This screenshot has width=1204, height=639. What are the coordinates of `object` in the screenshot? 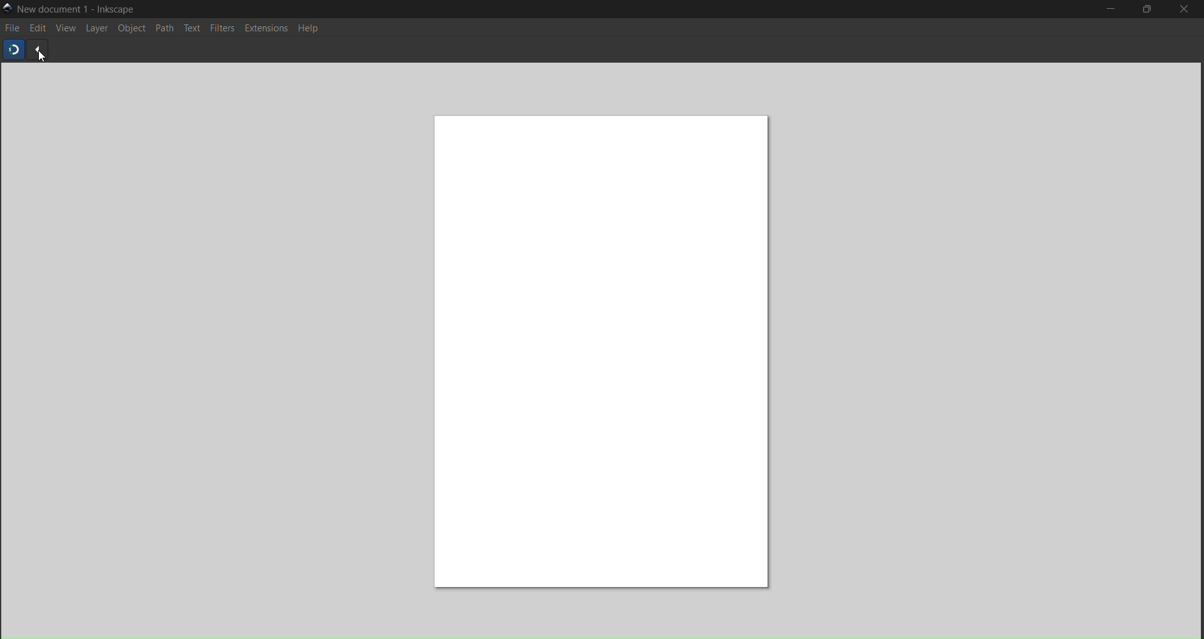 It's located at (132, 28).